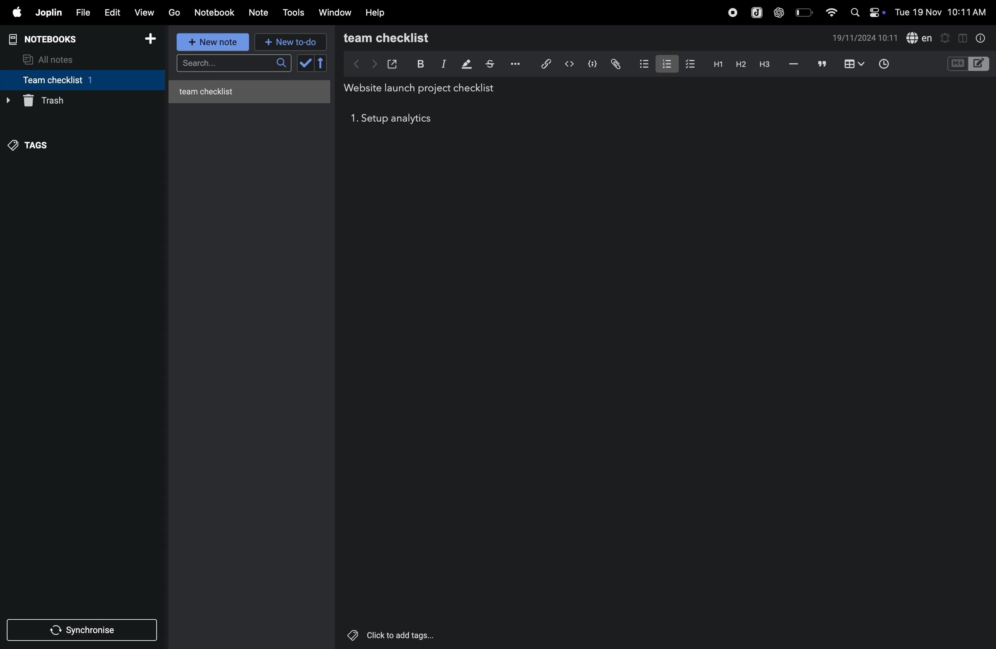  What do you see at coordinates (214, 43) in the screenshot?
I see `new note` at bounding box center [214, 43].